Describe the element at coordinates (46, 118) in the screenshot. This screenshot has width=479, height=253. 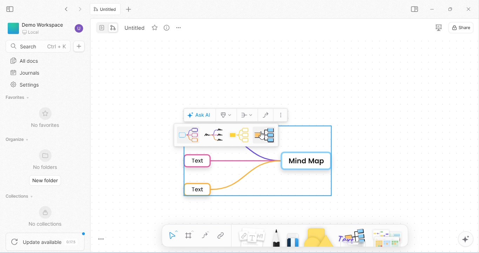
I see `no favorites` at that location.